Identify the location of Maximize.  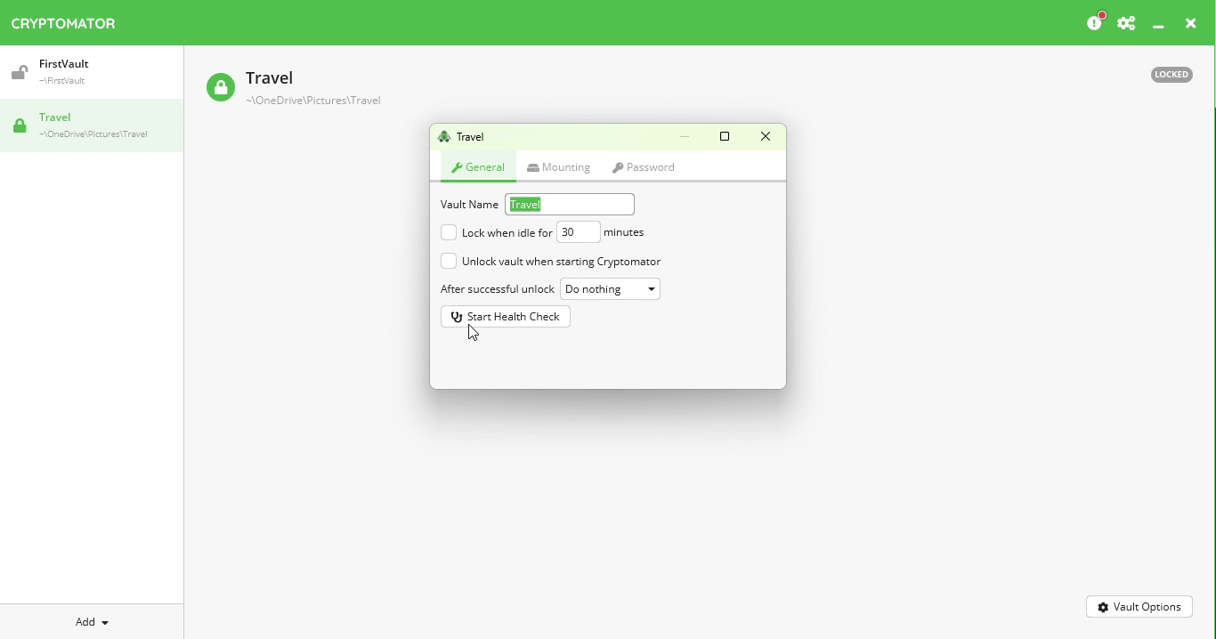
(723, 138).